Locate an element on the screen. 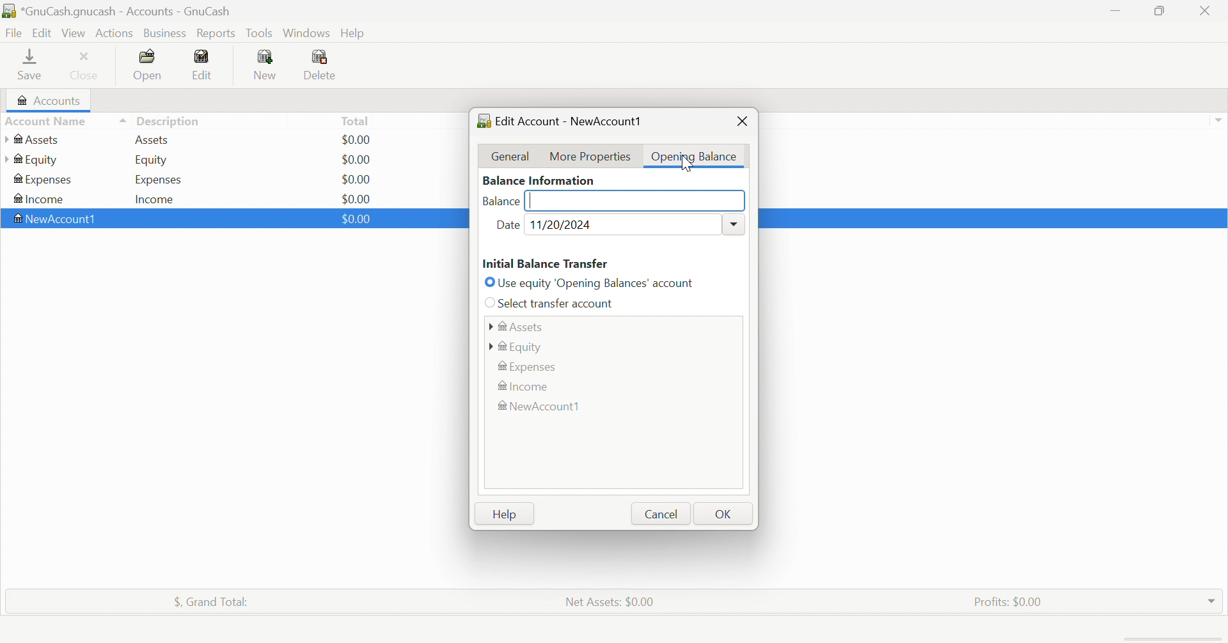 This screenshot has height=643, width=1228. Typing cursor is located at coordinates (533, 200).